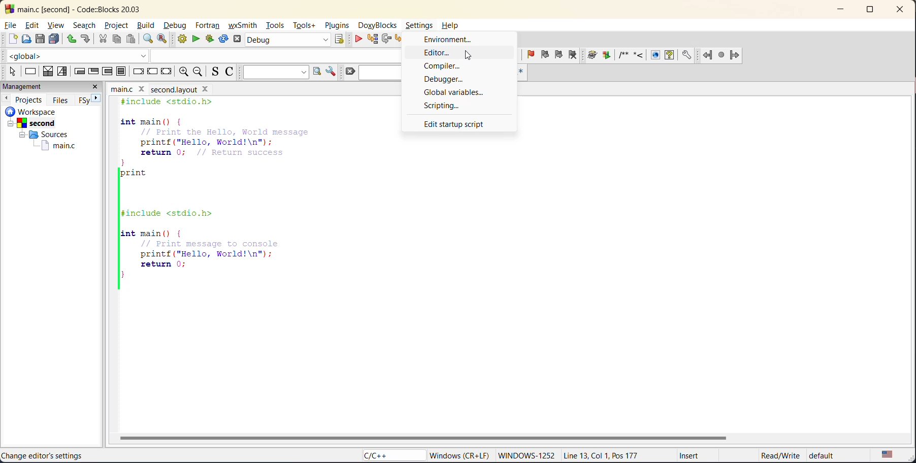  Describe the element at coordinates (274, 72) in the screenshot. I see `text to search` at that location.